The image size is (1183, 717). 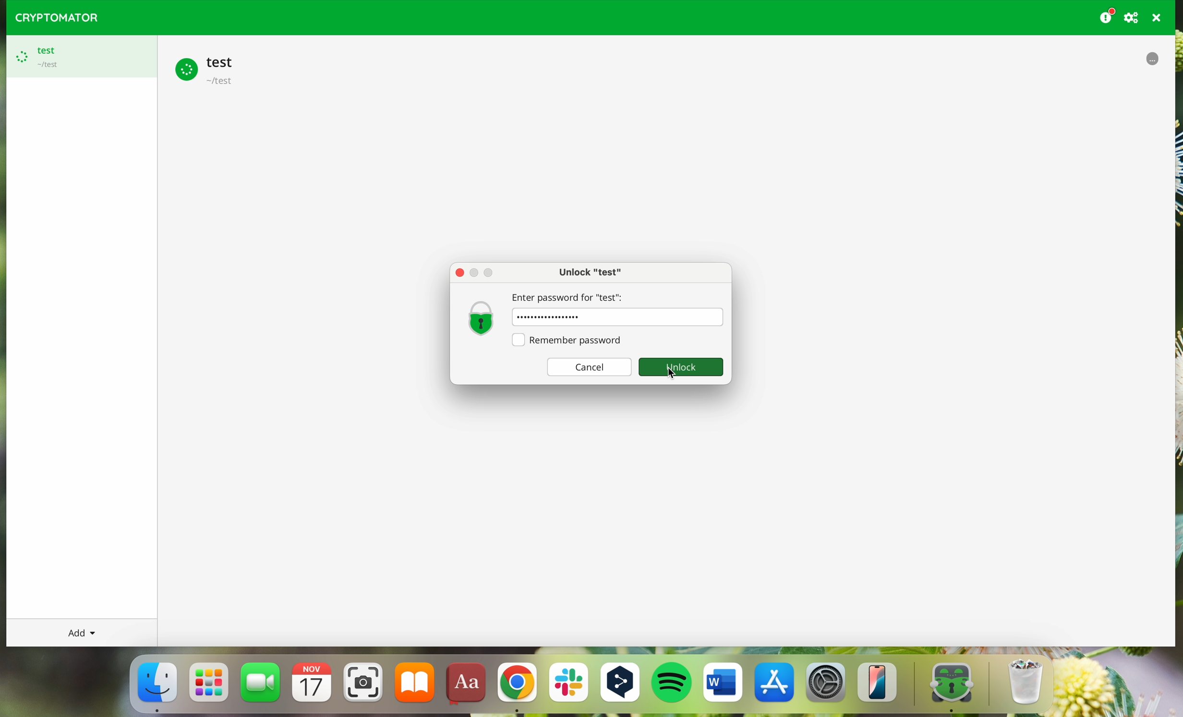 What do you see at coordinates (479, 317) in the screenshot?
I see `Lock icon` at bounding box center [479, 317].